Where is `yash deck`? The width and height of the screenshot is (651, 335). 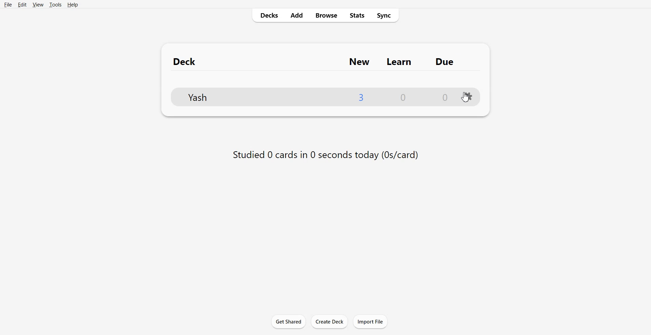
yash deck is located at coordinates (256, 96).